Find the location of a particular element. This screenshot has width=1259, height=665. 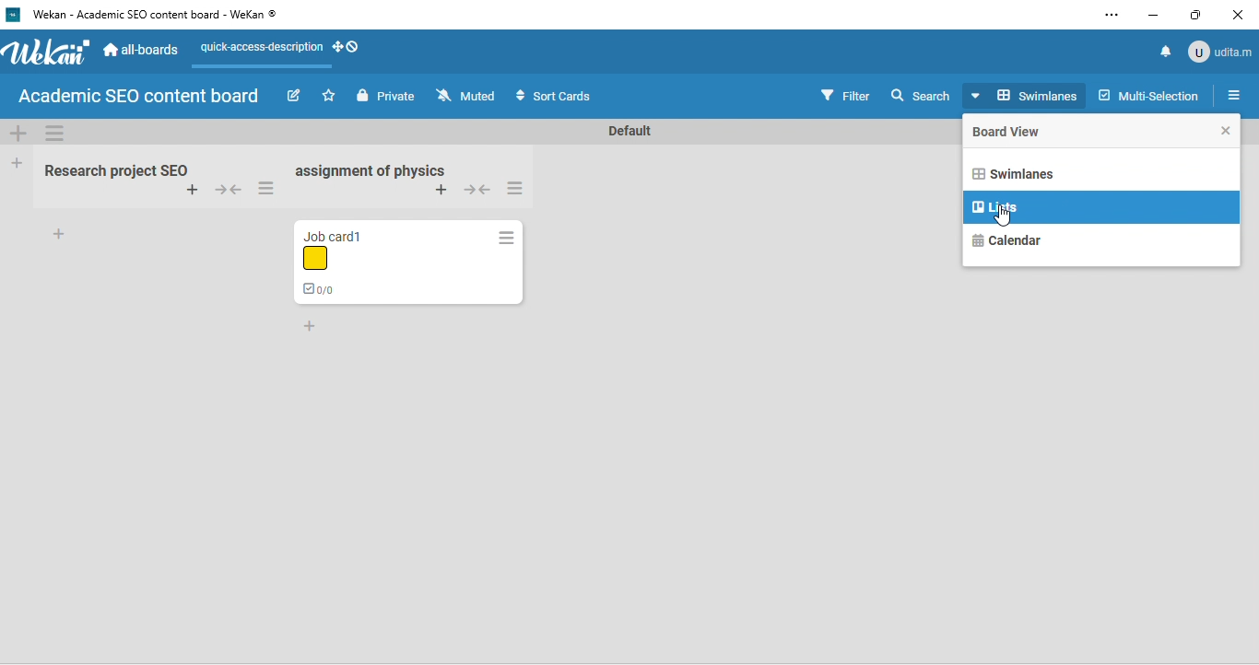

add swimlane is located at coordinates (21, 134).